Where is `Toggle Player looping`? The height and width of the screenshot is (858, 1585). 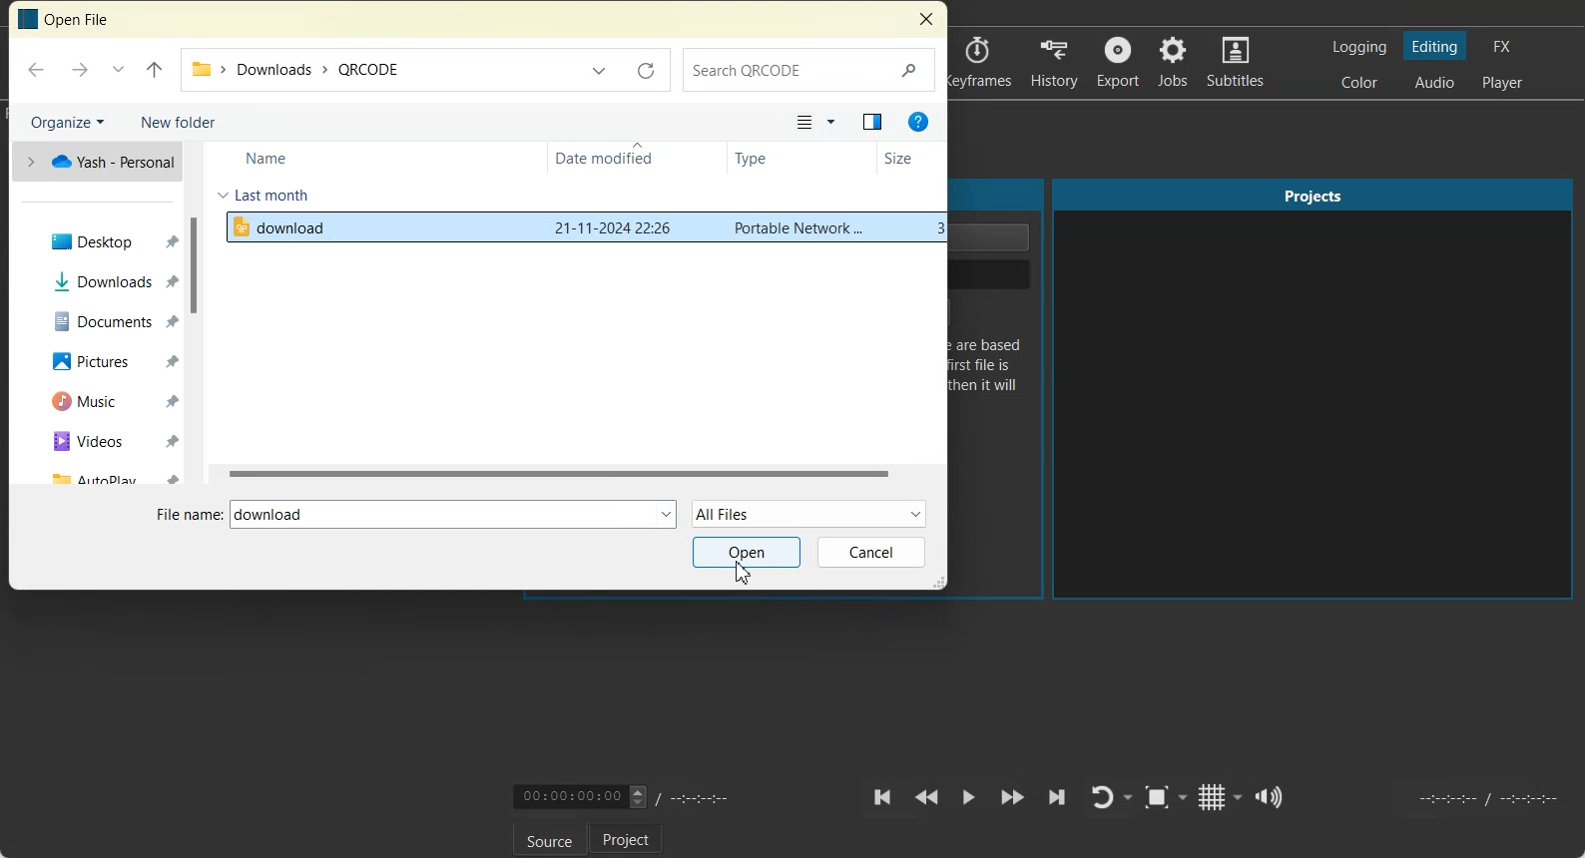 Toggle Player looping is located at coordinates (1111, 798).